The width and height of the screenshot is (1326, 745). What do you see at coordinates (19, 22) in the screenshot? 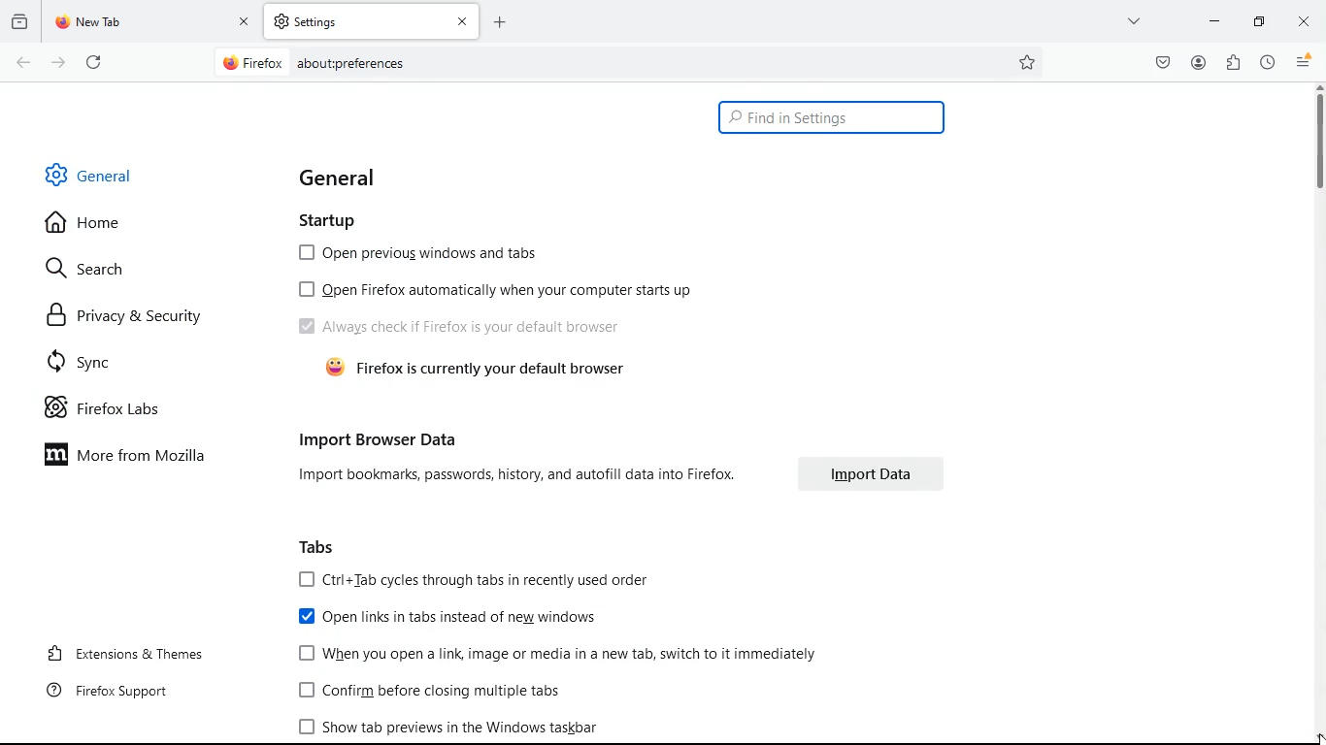
I see `history` at bounding box center [19, 22].